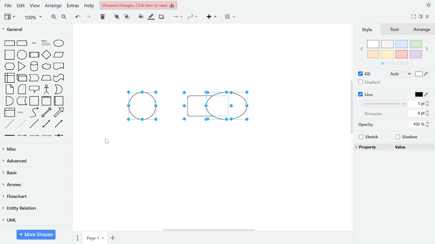  What do you see at coordinates (59, 124) in the screenshot?
I see `directional connector` at bounding box center [59, 124].